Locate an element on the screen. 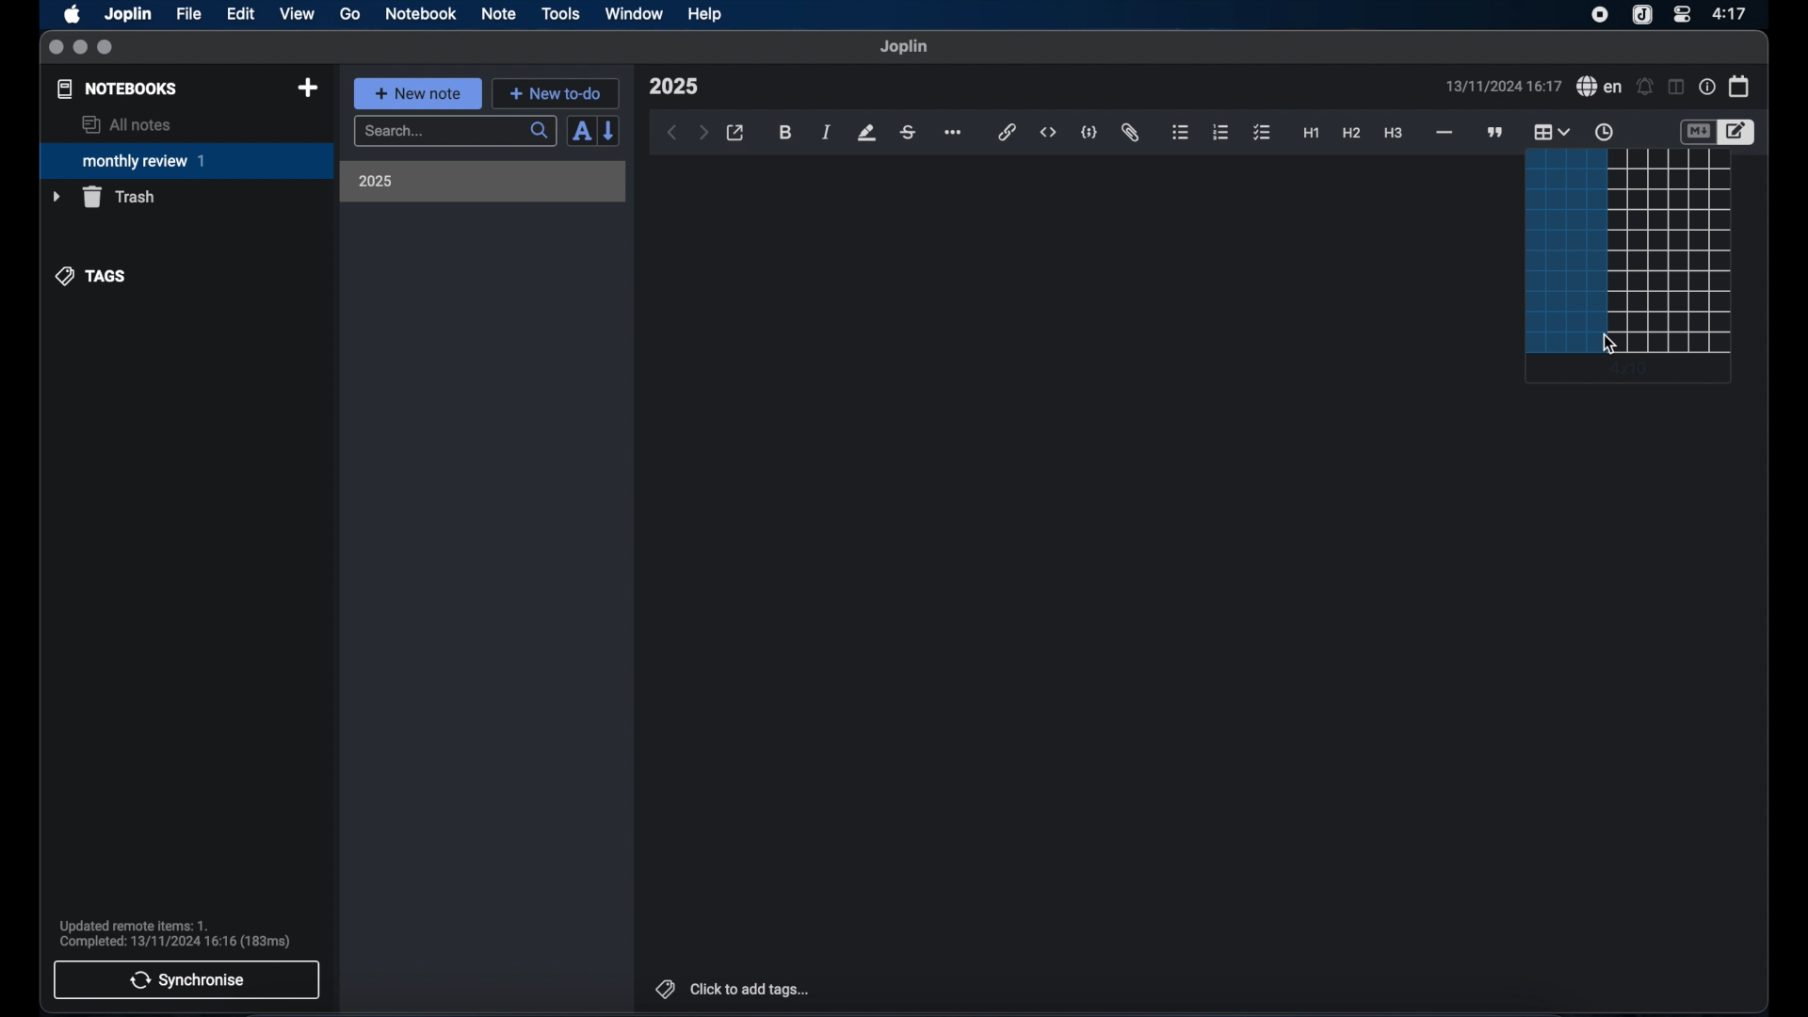  view is located at coordinates (297, 14).